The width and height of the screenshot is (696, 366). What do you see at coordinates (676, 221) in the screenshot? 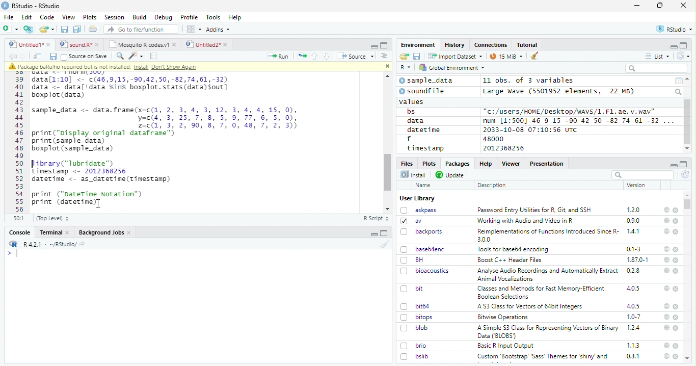
I see `close` at bounding box center [676, 221].